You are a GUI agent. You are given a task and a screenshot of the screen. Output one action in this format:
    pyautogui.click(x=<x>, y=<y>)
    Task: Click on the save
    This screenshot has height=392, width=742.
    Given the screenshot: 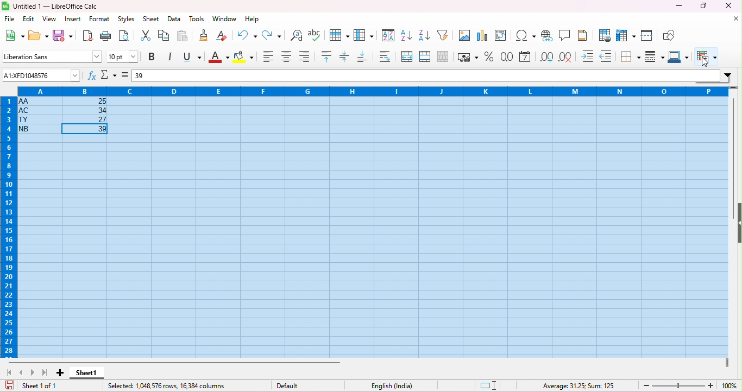 What is the action you would take?
    pyautogui.click(x=63, y=35)
    